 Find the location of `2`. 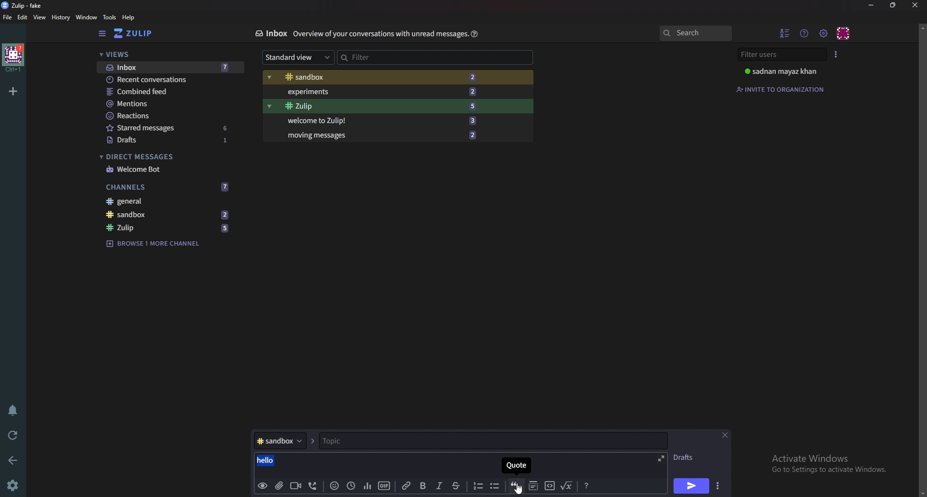

2 is located at coordinates (227, 214).